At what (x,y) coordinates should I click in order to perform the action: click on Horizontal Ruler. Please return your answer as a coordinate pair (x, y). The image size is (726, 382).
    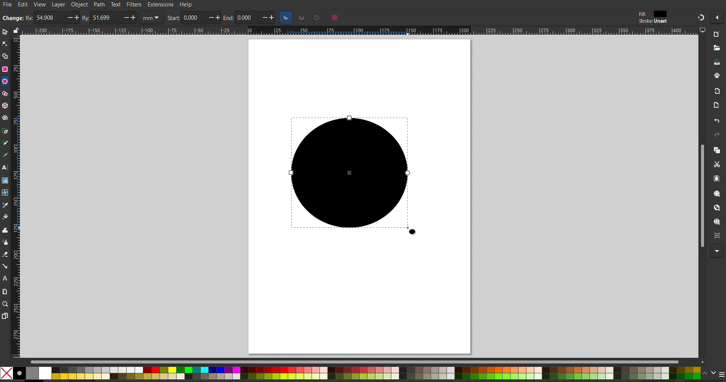
    Looking at the image, I should click on (360, 31).